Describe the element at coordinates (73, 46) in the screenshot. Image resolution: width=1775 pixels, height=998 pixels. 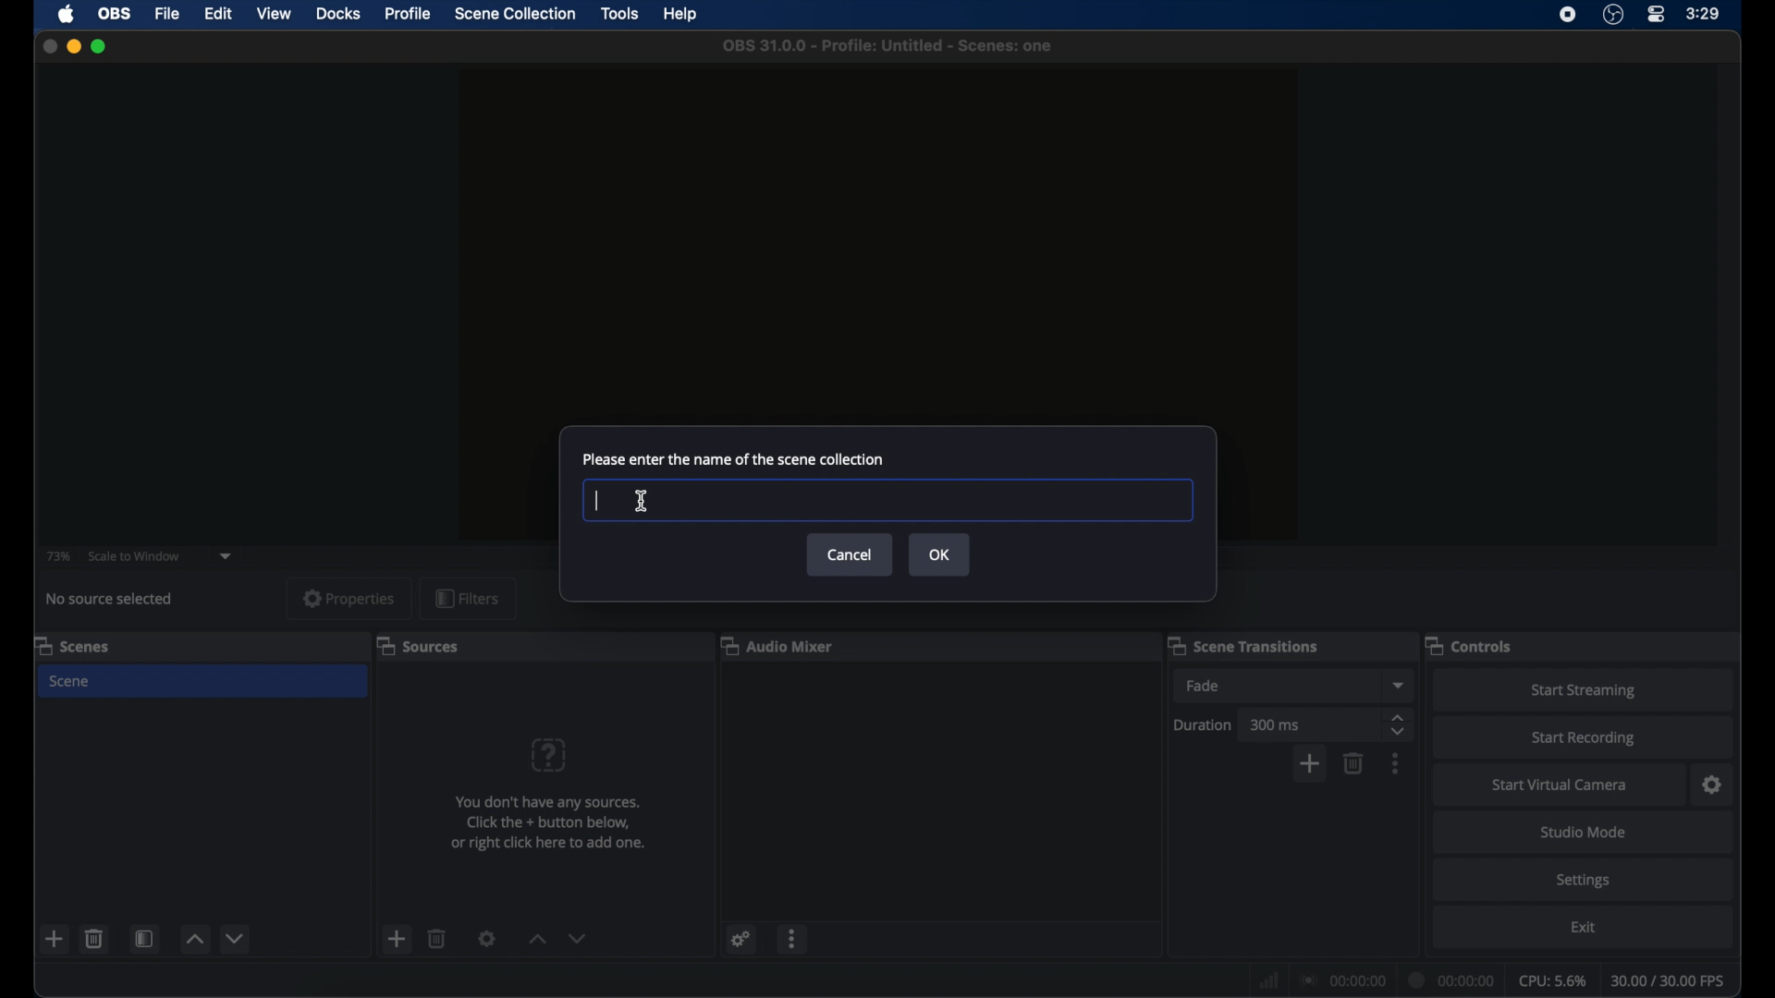
I see `minimize` at that location.